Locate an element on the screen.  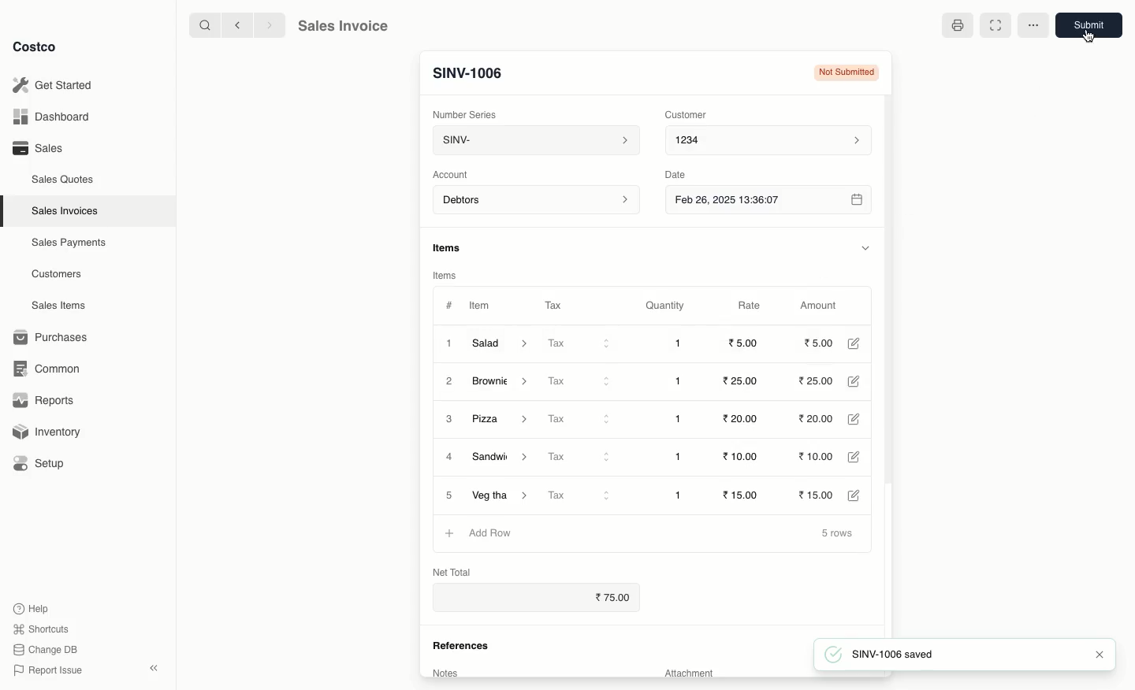
4 is located at coordinates (448, 458).